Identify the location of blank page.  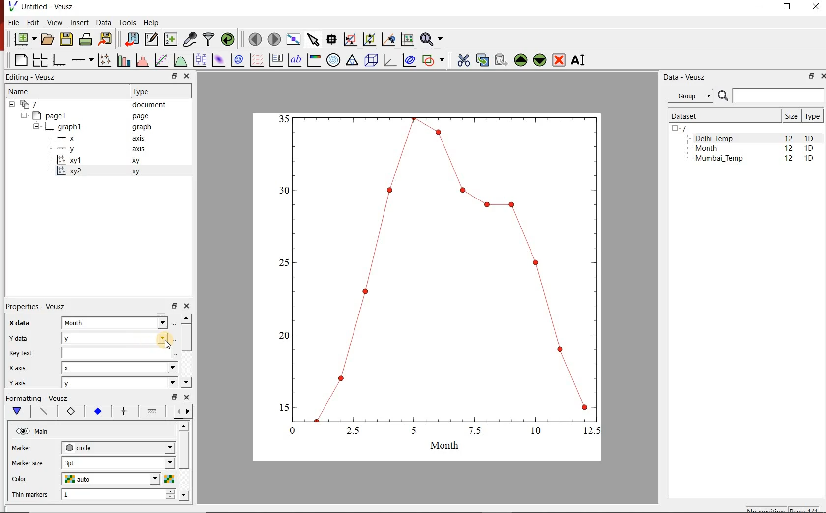
(19, 60).